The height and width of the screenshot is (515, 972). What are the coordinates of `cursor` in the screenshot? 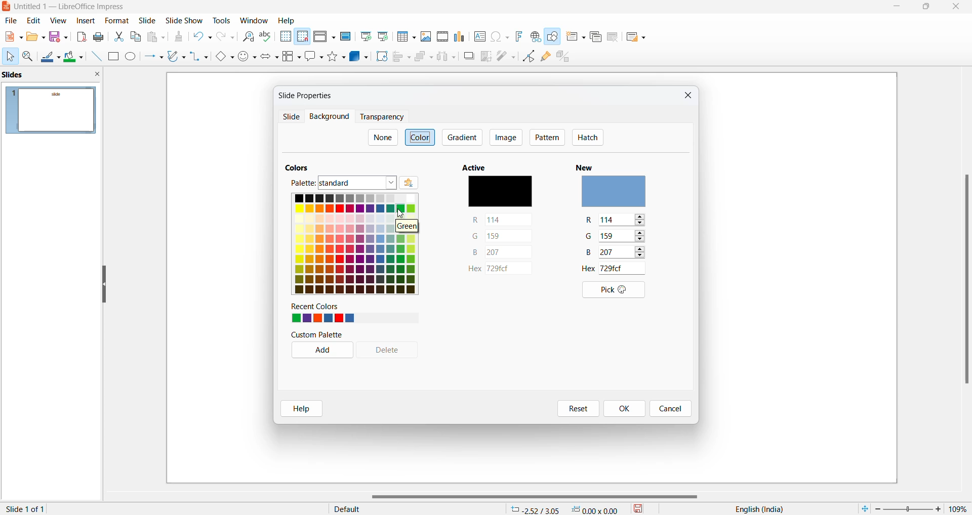 It's located at (10, 57).